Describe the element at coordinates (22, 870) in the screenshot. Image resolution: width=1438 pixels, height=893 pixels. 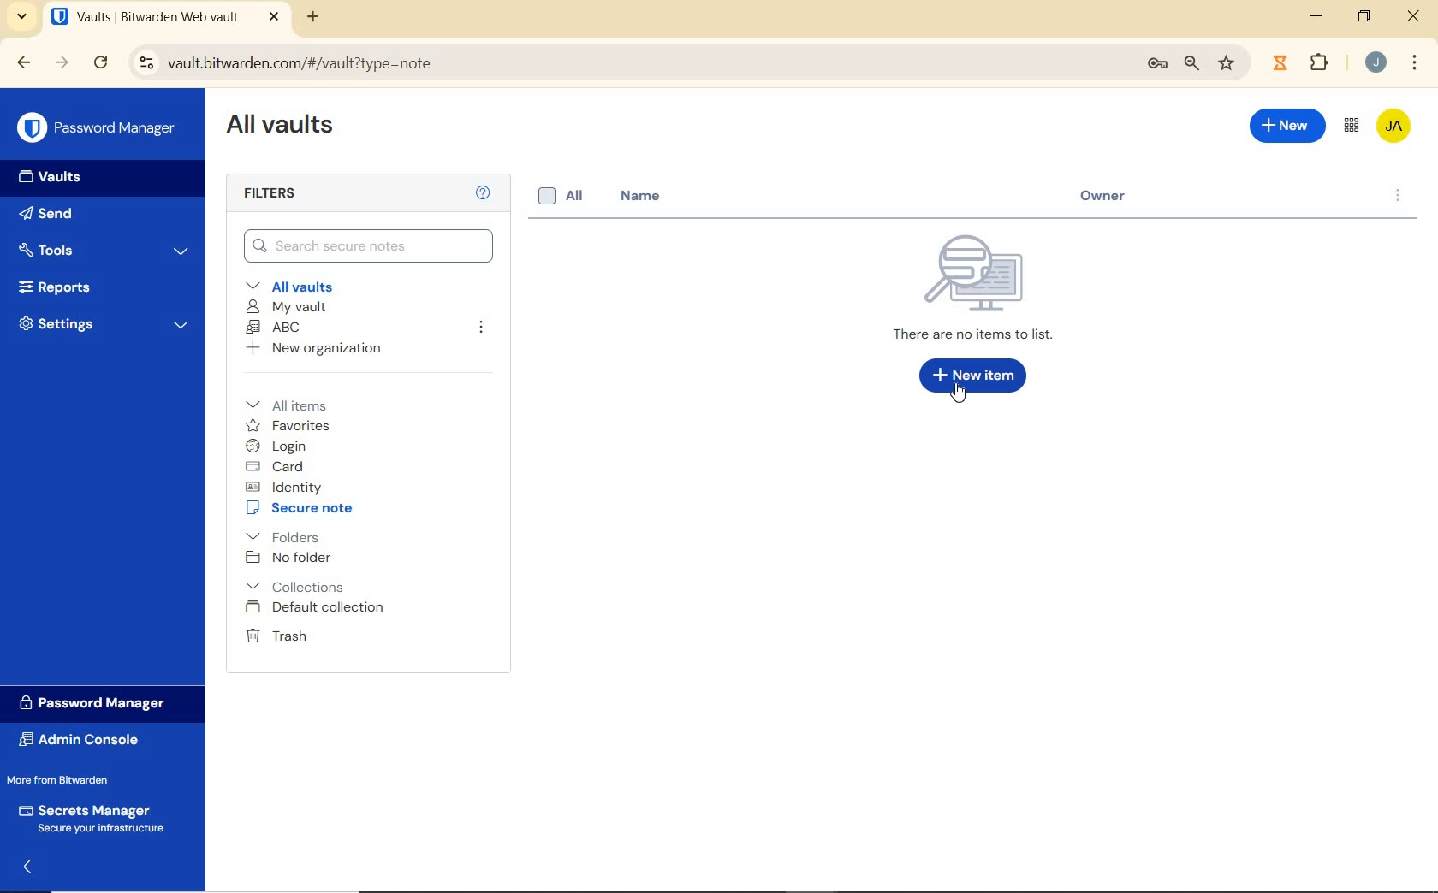
I see `expand/collapse` at that location.